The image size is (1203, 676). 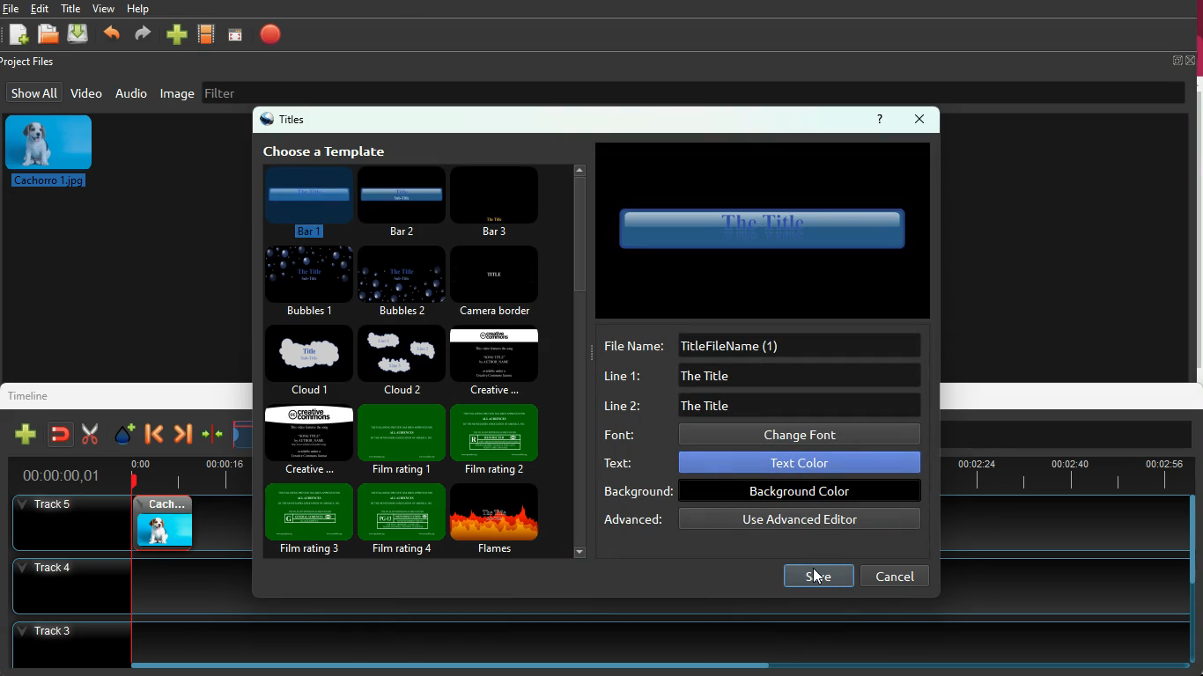 What do you see at coordinates (104, 8) in the screenshot?
I see `view` at bounding box center [104, 8].